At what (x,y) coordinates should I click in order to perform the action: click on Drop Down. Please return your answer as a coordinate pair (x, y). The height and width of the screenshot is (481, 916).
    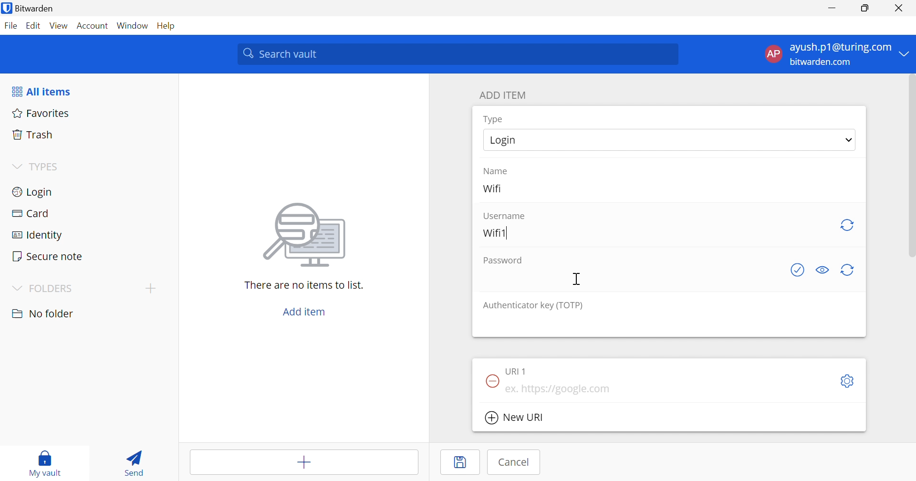
    Looking at the image, I should click on (849, 139).